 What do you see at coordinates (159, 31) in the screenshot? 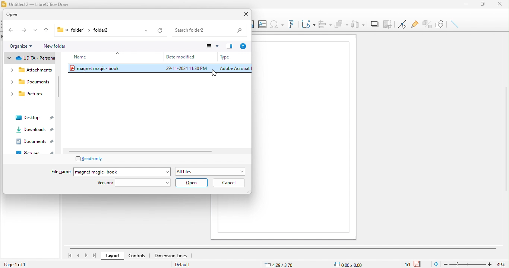
I see `refresh` at bounding box center [159, 31].